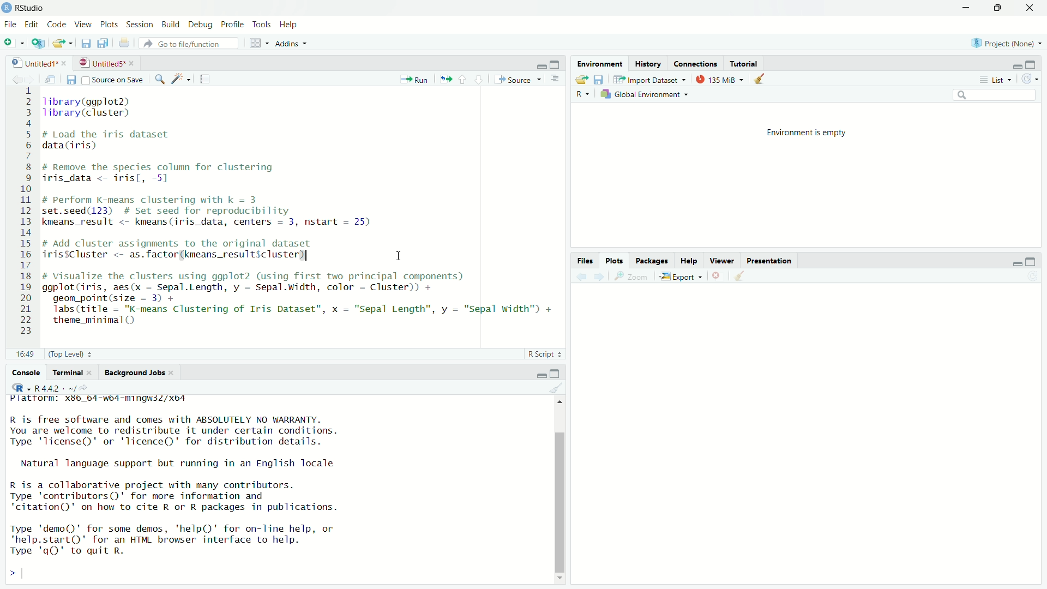  Describe the element at coordinates (170, 25) in the screenshot. I see `build` at that location.